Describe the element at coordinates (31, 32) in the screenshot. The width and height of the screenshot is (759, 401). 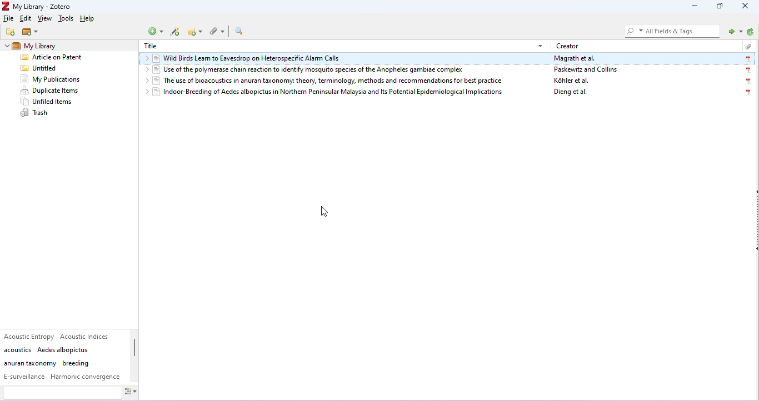
I see `new library` at that location.